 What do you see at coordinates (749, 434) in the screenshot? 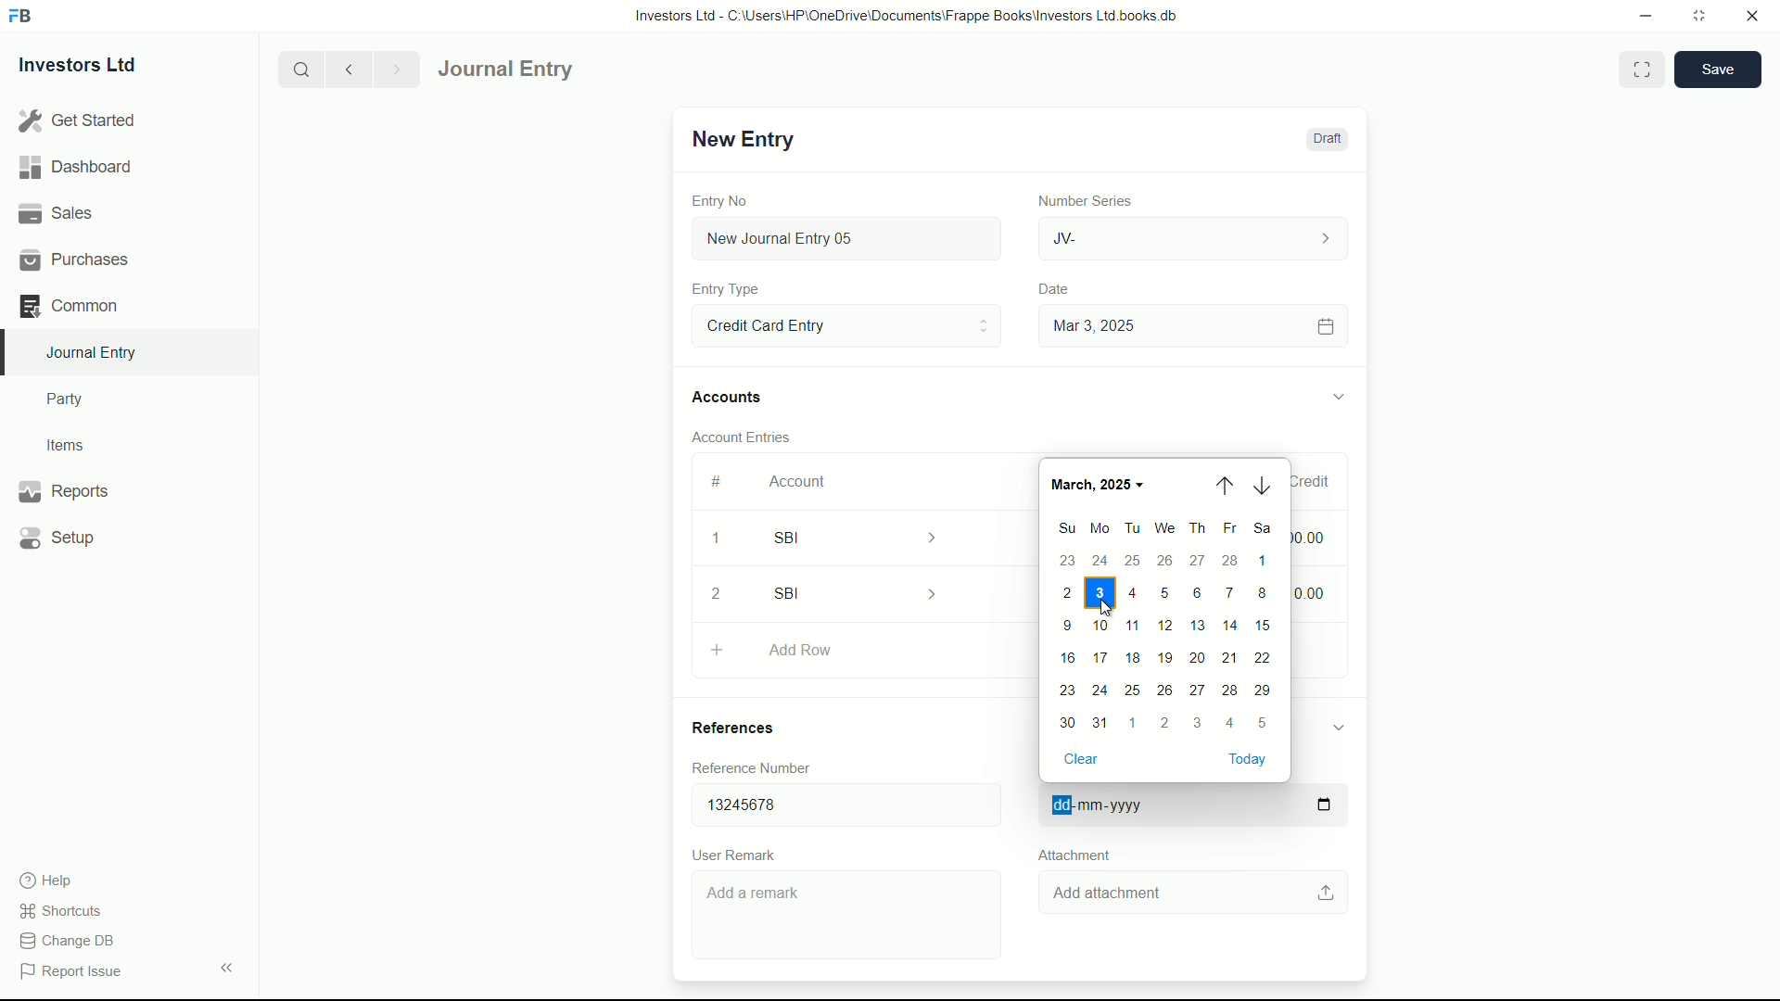
I see `Account Entries` at bounding box center [749, 434].